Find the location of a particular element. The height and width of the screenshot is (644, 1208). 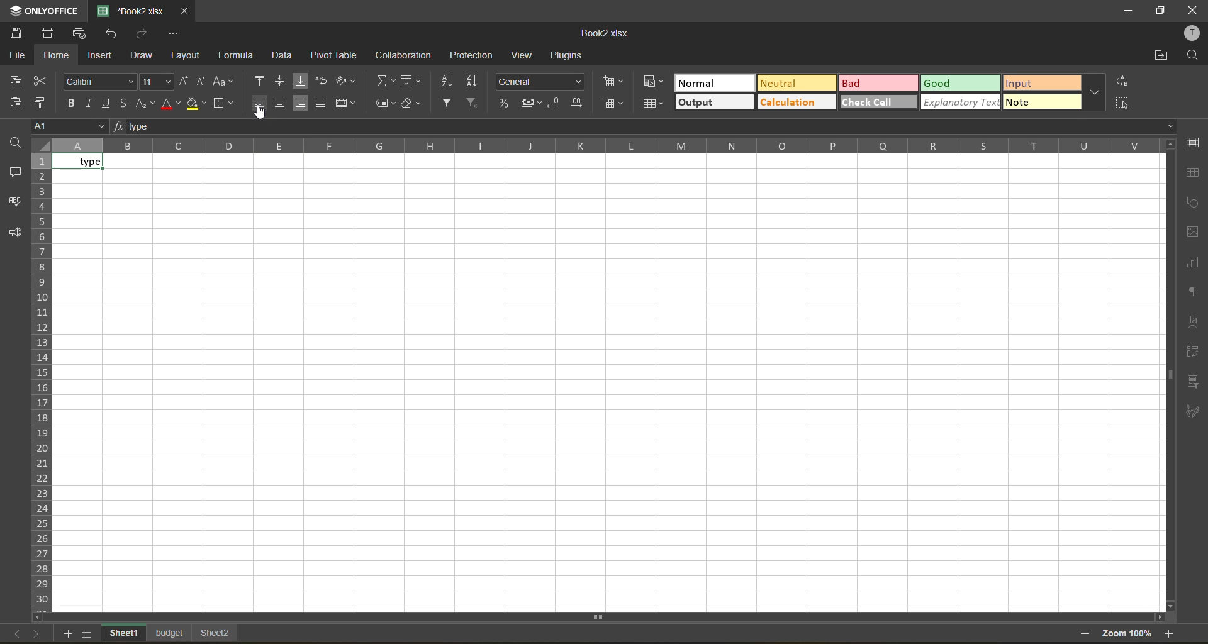

align center is located at coordinates (282, 102).